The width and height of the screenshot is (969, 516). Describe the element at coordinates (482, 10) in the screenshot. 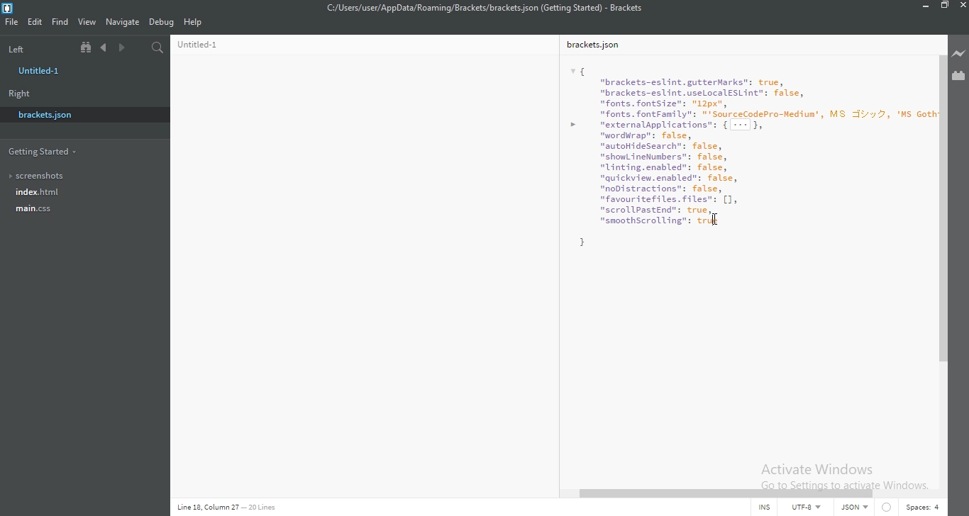

I see `File name` at that location.